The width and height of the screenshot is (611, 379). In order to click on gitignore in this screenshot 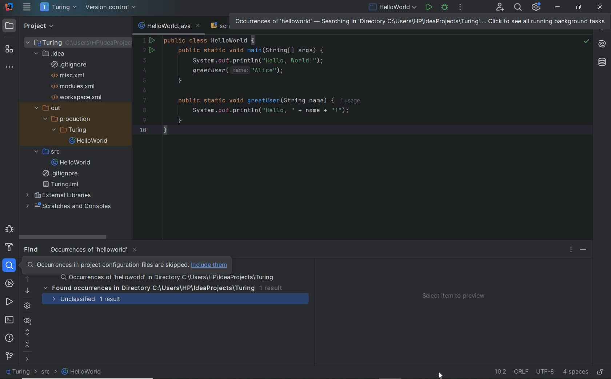, I will do `click(62, 175)`.